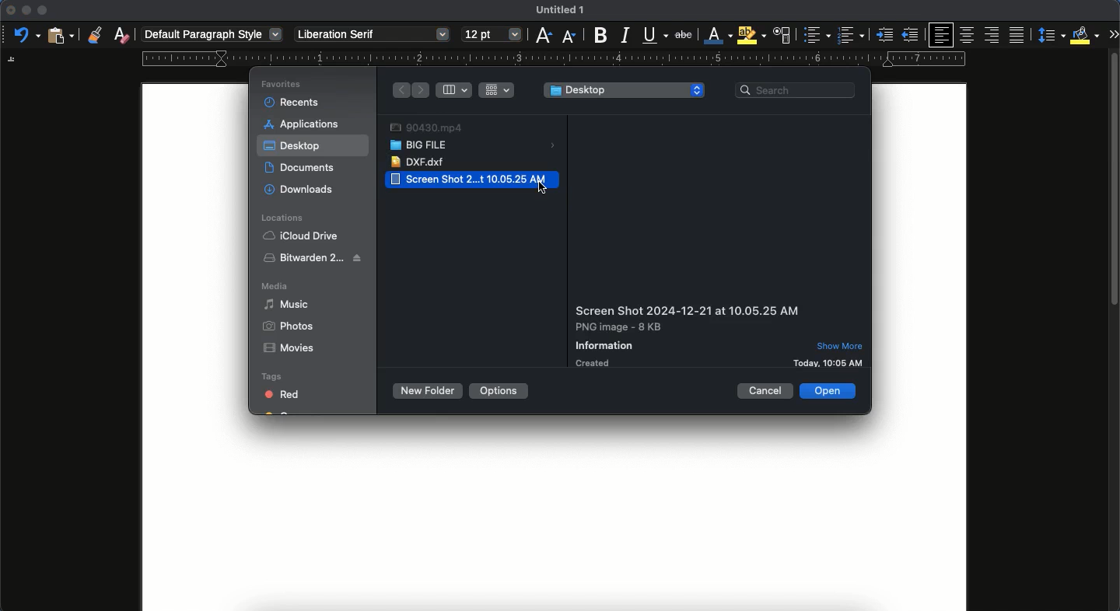  I want to click on guide, so click(553, 59).